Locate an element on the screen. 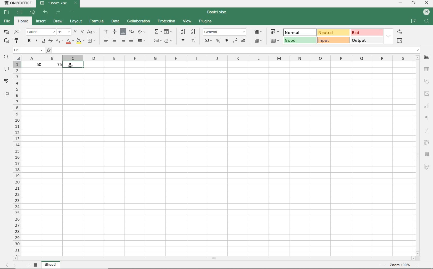  comma style is located at coordinates (227, 41).